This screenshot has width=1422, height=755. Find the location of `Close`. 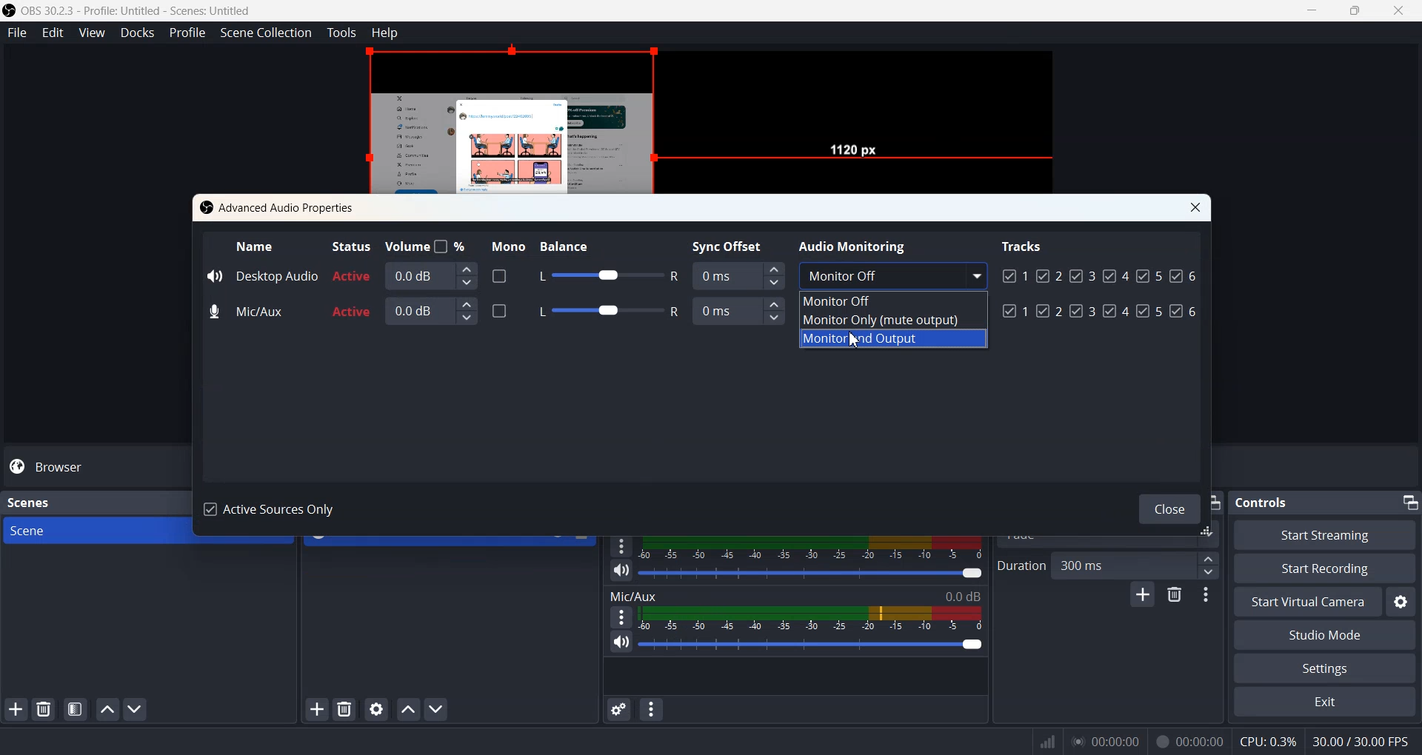

Close is located at coordinates (1196, 208).